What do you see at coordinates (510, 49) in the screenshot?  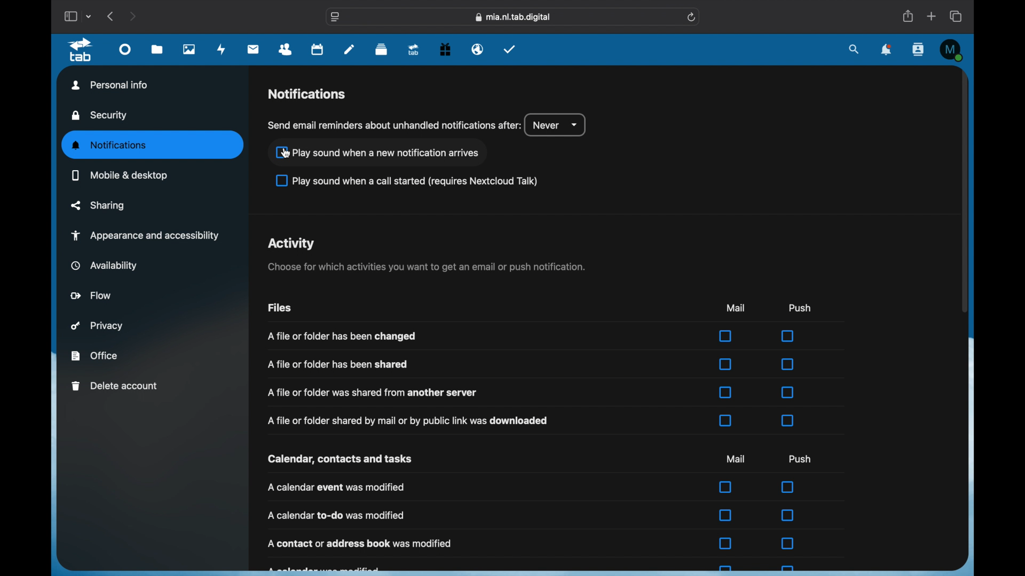 I see `tasks` at bounding box center [510, 49].